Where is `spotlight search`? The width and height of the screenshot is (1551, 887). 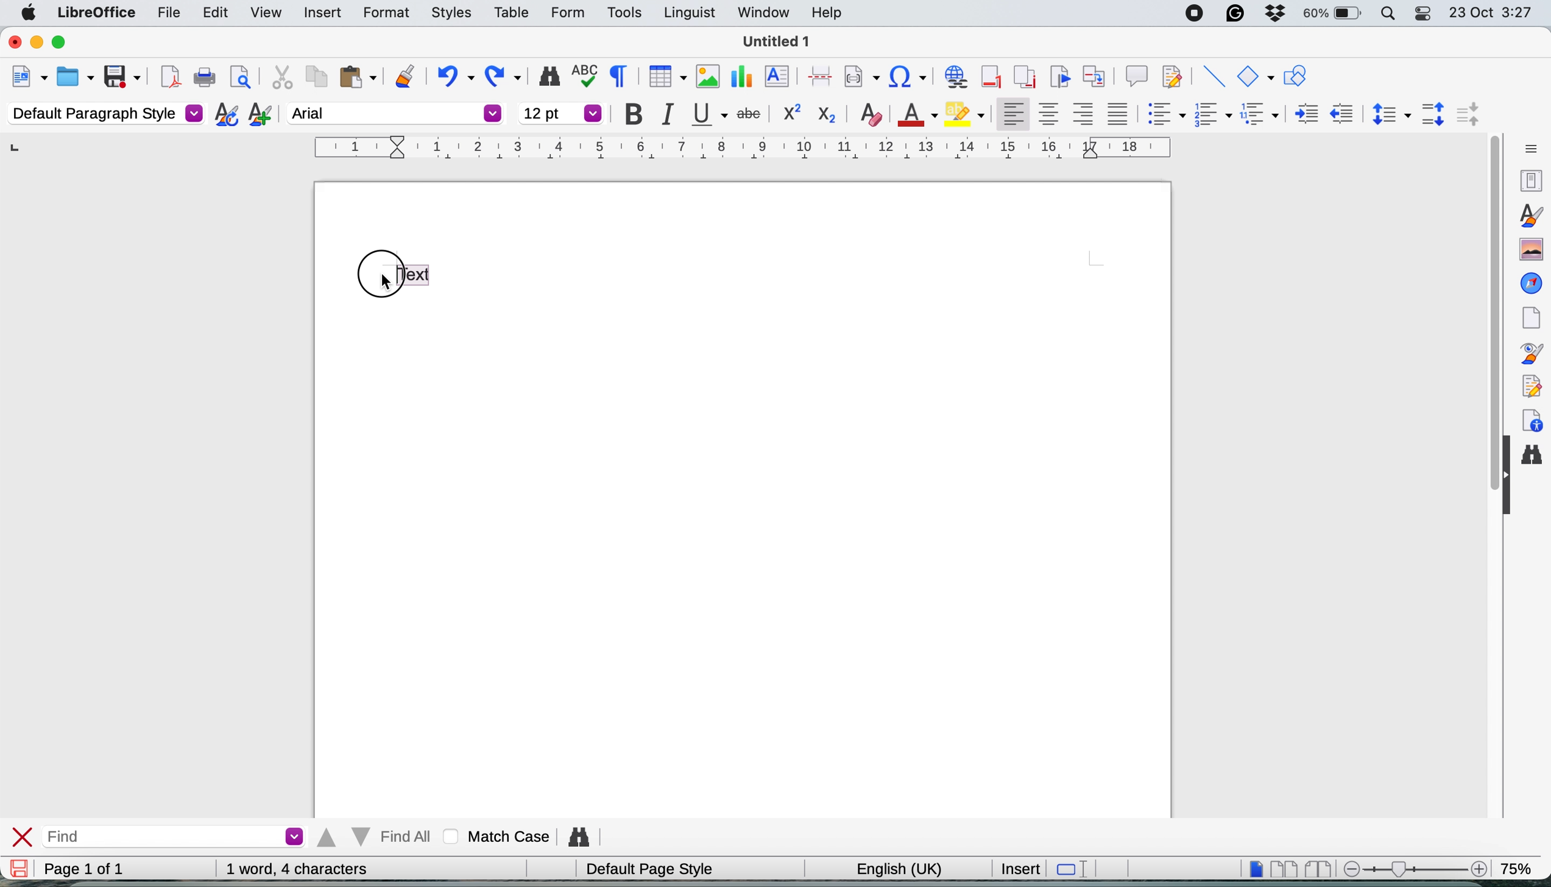
spotlight search is located at coordinates (1387, 15).